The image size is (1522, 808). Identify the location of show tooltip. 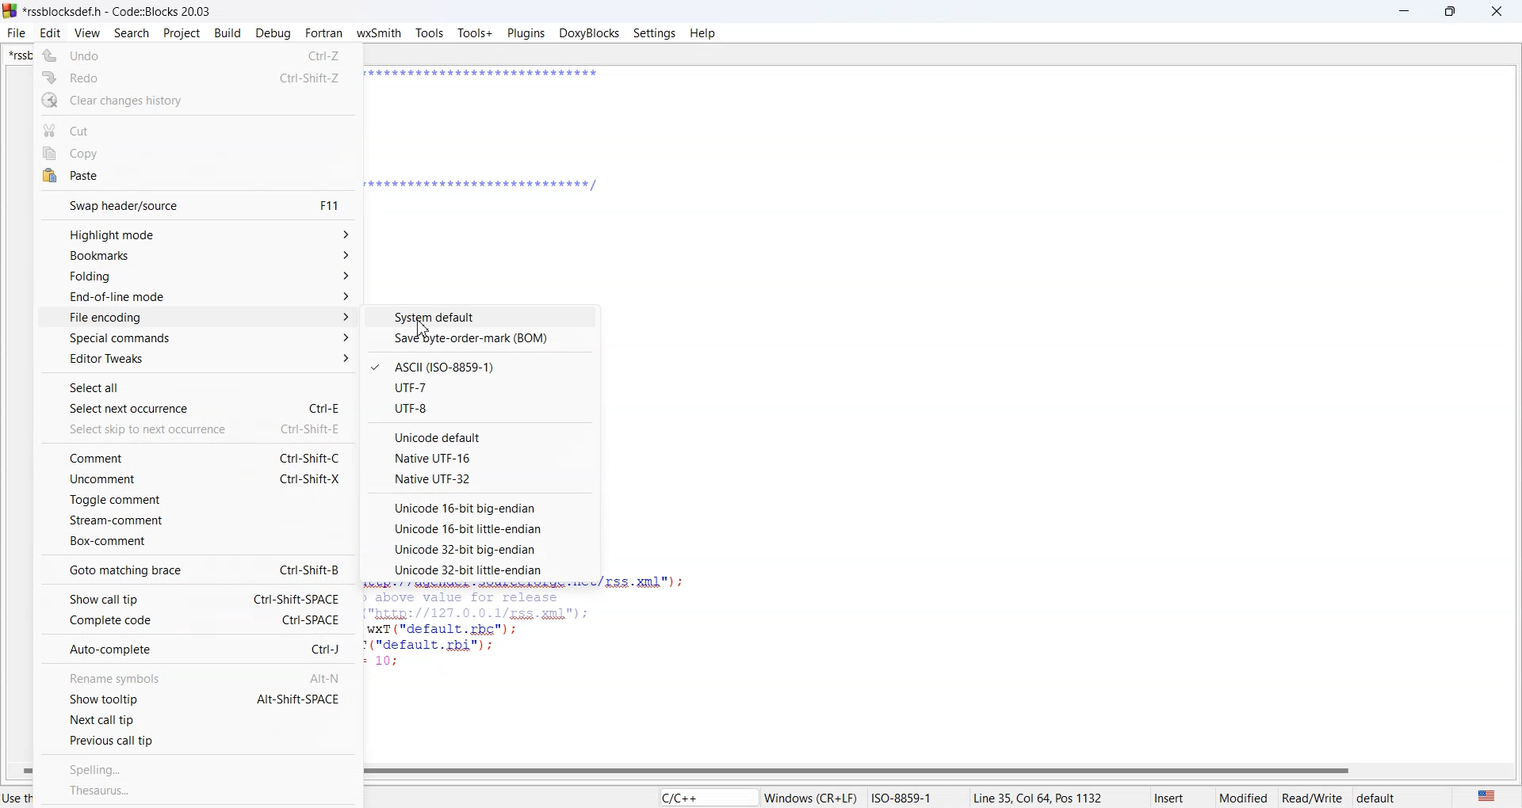
(197, 697).